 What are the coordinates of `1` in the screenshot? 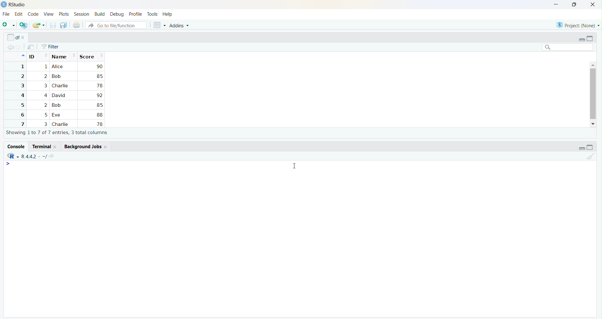 It's located at (45, 67).